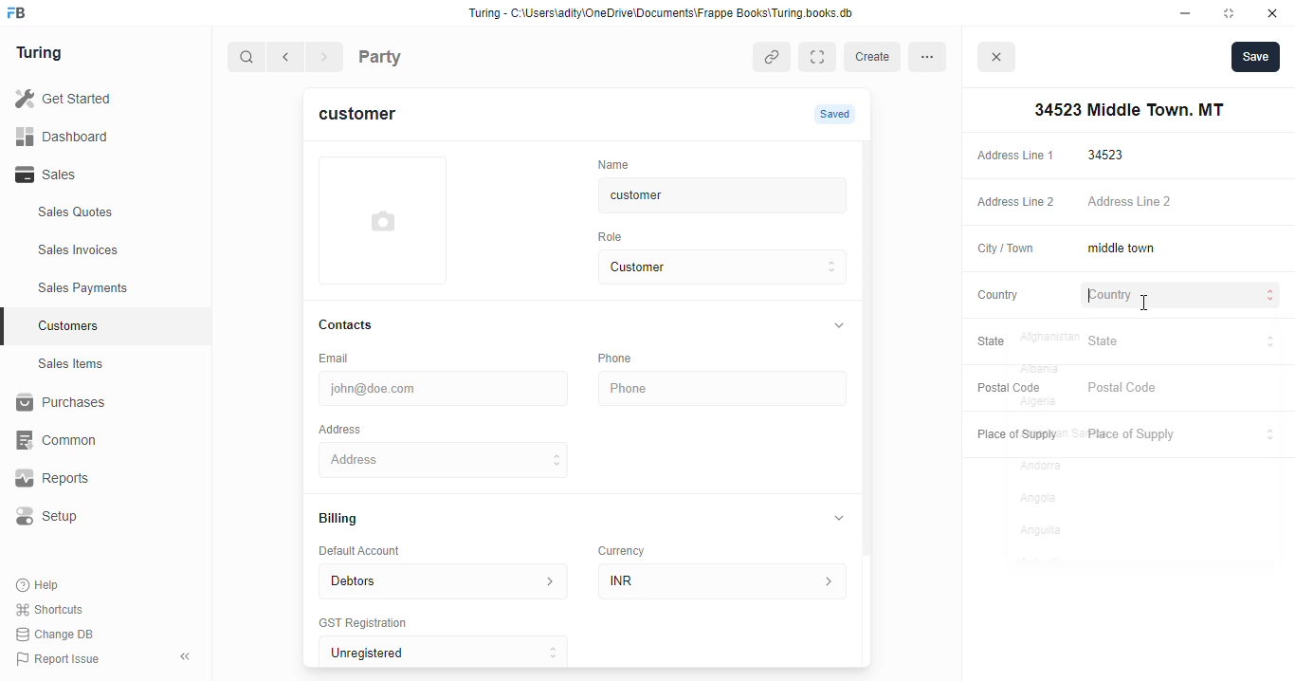  Describe the element at coordinates (111, 250) in the screenshot. I see `Sales Invoices` at that location.